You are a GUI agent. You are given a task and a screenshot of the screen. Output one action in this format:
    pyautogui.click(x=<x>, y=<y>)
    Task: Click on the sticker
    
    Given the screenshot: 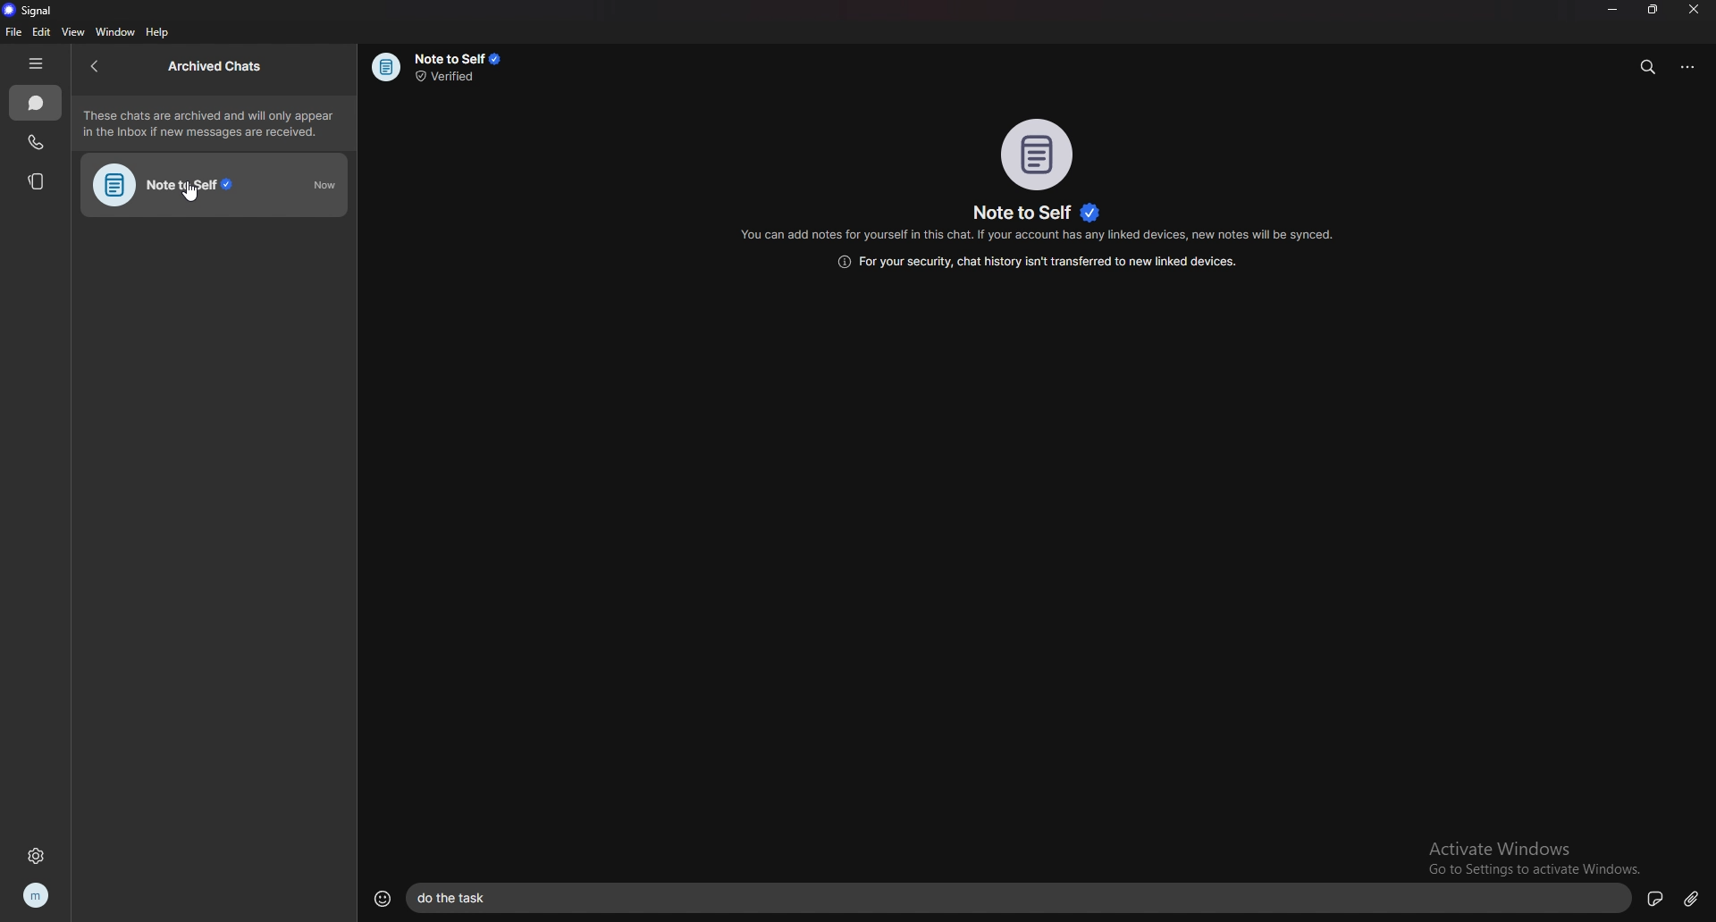 What is the action you would take?
    pyautogui.click(x=1620, y=898)
    